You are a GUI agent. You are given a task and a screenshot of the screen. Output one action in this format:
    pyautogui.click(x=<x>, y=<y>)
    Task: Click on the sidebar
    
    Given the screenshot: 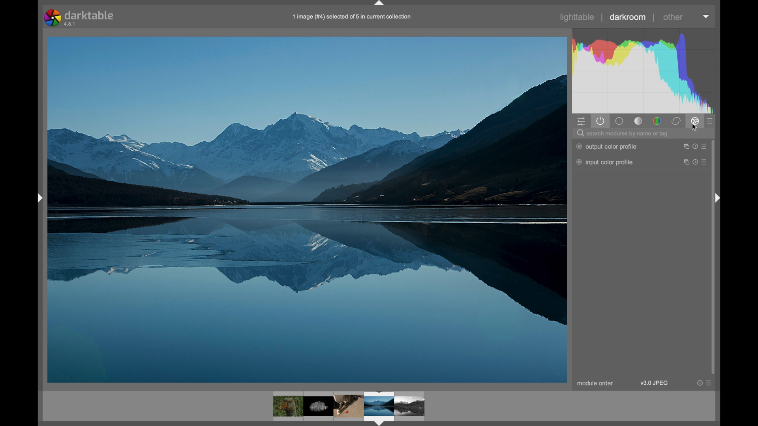 What is the action you would take?
    pyautogui.click(x=719, y=198)
    